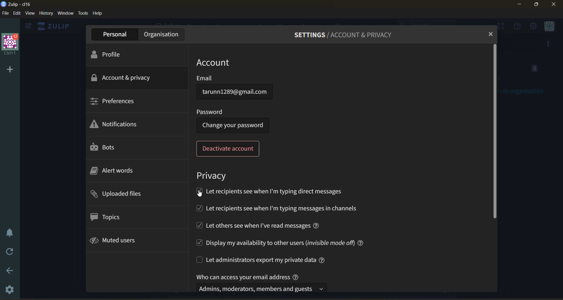 The image size is (563, 300). What do you see at coordinates (280, 242) in the screenshot?
I see `display my availability to other users (invisible mode off)` at bounding box center [280, 242].